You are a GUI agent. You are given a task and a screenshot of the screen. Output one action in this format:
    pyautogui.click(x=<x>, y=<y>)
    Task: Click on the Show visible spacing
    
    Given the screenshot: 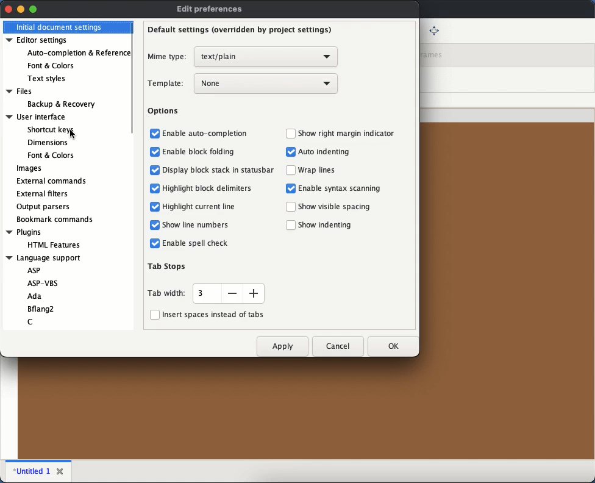 What is the action you would take?
    pyautogui.click(x=336, y=206)
    